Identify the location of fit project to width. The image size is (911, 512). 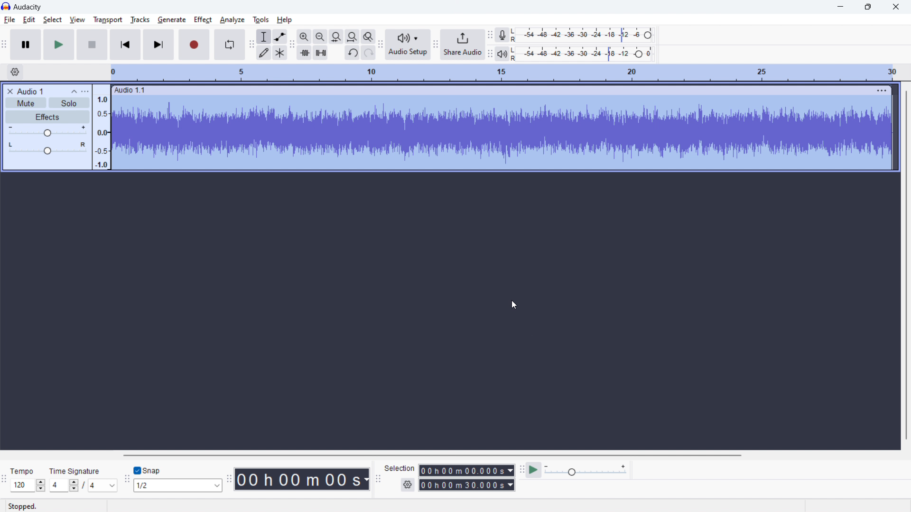
(352, 37).